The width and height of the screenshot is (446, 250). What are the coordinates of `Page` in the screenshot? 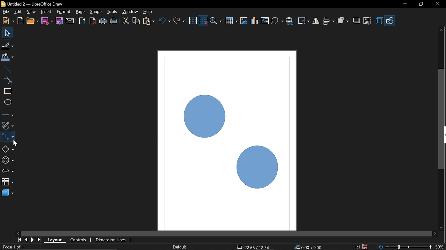 It's located at (81, 12).